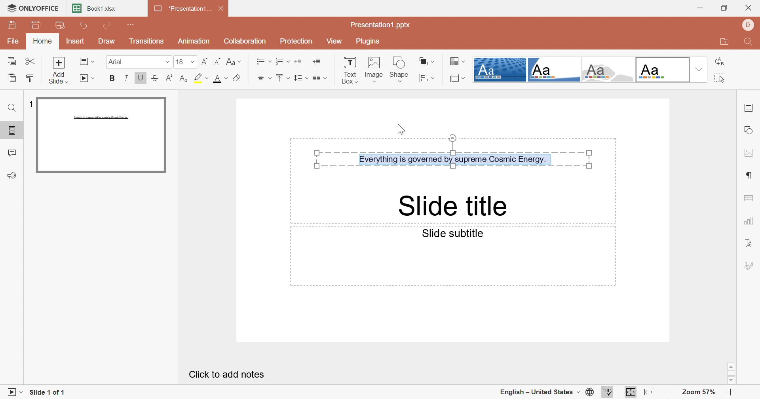  What do you see at coordinates (456, 61) in the screenshot?
I see `Change color theme` at bounding box center [456, 61].